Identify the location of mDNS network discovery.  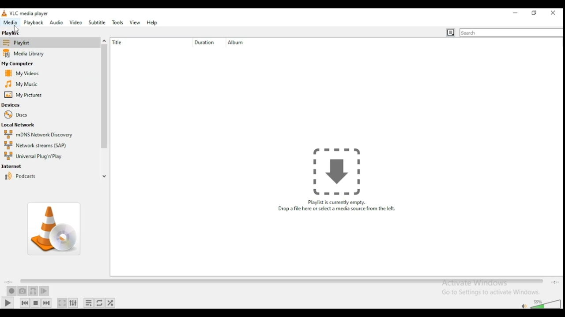
(41, 134).